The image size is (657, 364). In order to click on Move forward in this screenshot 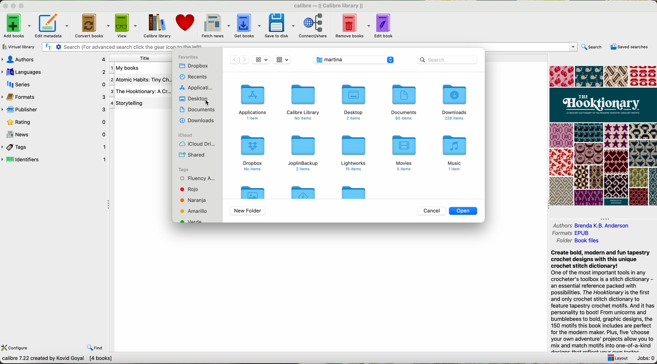, I will do `click(245, 61)`.